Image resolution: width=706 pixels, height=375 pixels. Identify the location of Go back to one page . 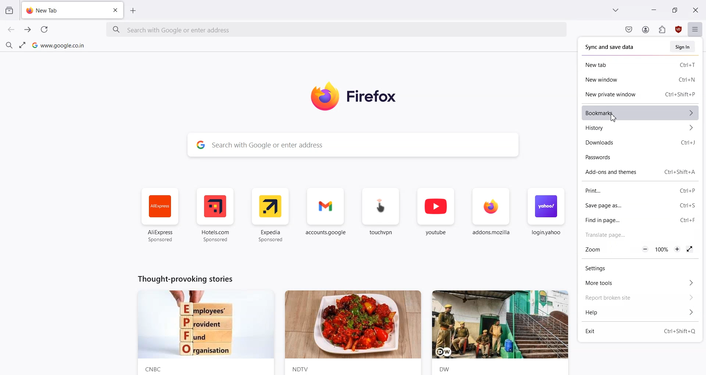
(11, 30).